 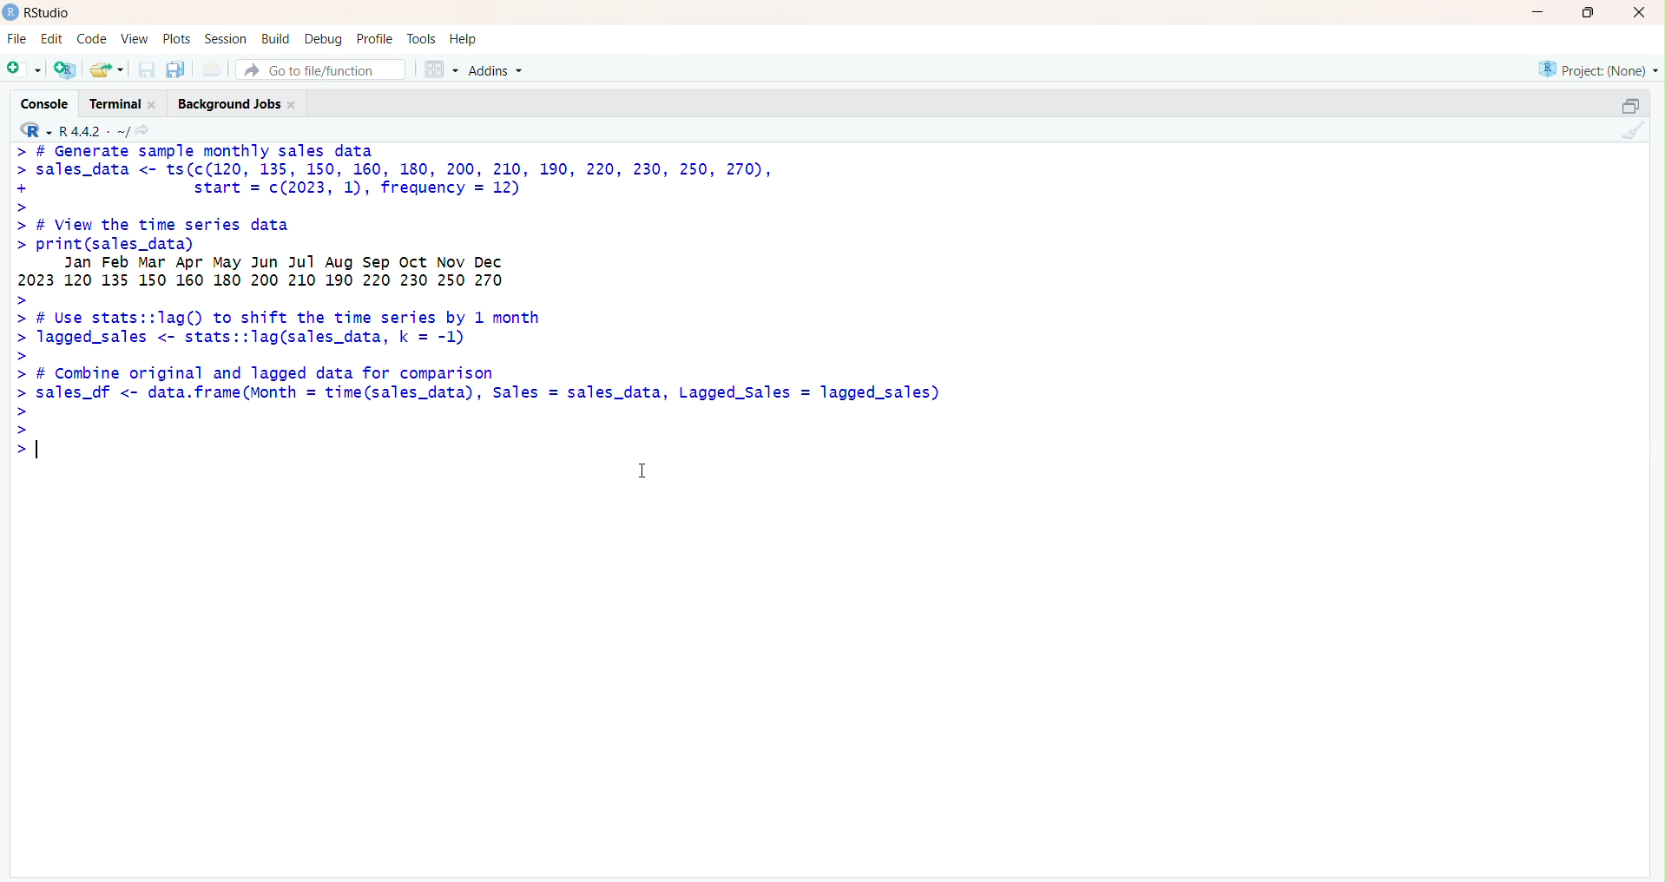 What do you see at coordinates (148, 70) in the screenshot?
I see `save current document` at bounding box center [148, 70].